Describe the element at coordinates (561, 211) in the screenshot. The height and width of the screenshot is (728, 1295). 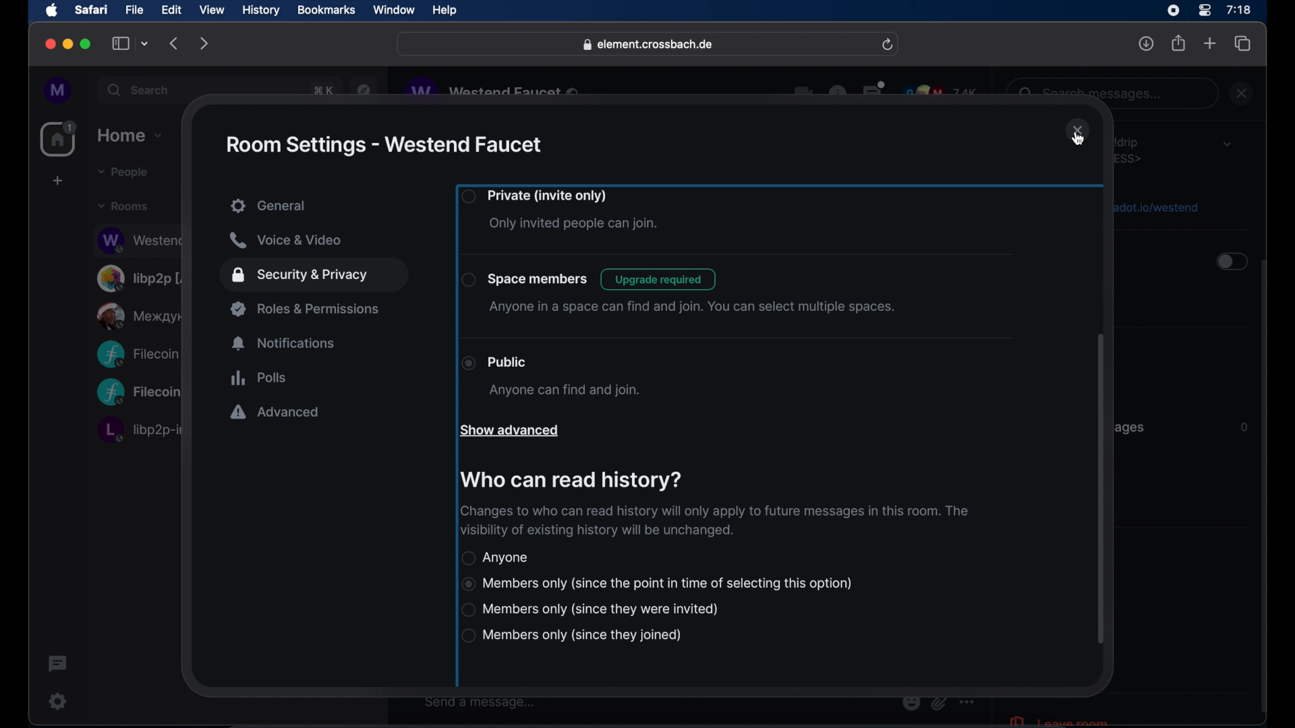
I see `private` at that location.